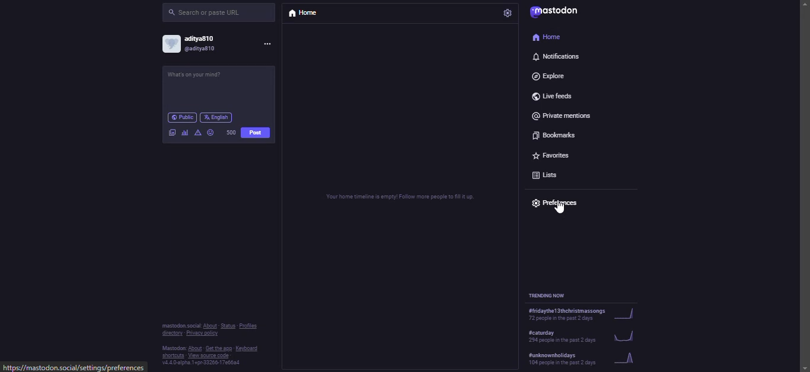 Image resolution: width=810 pixels, height=372 pixels. I want to click on home timeline, so click(399, 194).